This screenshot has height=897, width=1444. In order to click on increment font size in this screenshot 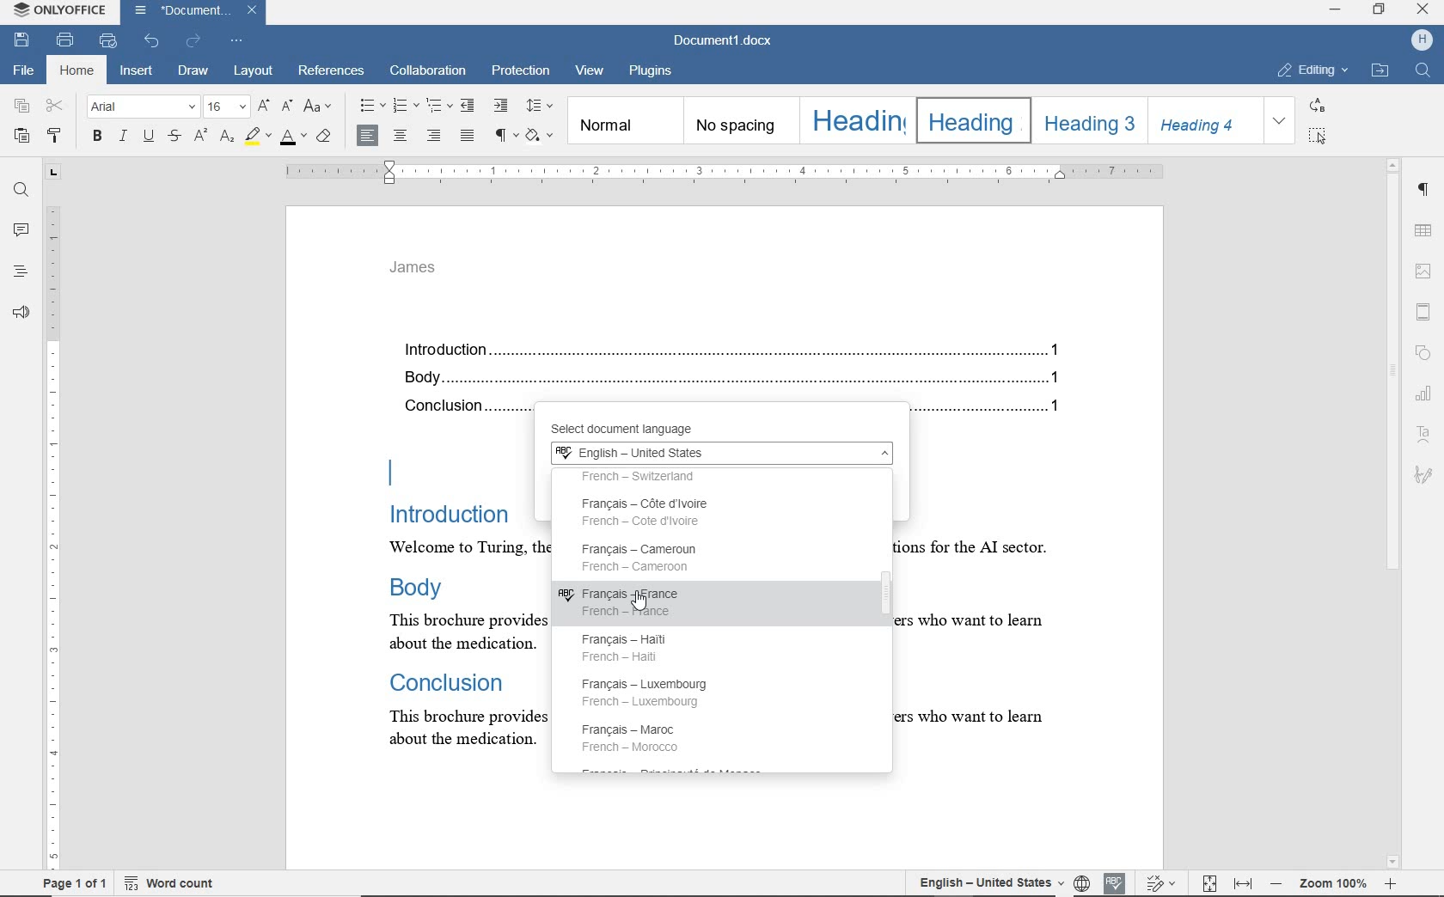, I will do `click(262, 107)`.